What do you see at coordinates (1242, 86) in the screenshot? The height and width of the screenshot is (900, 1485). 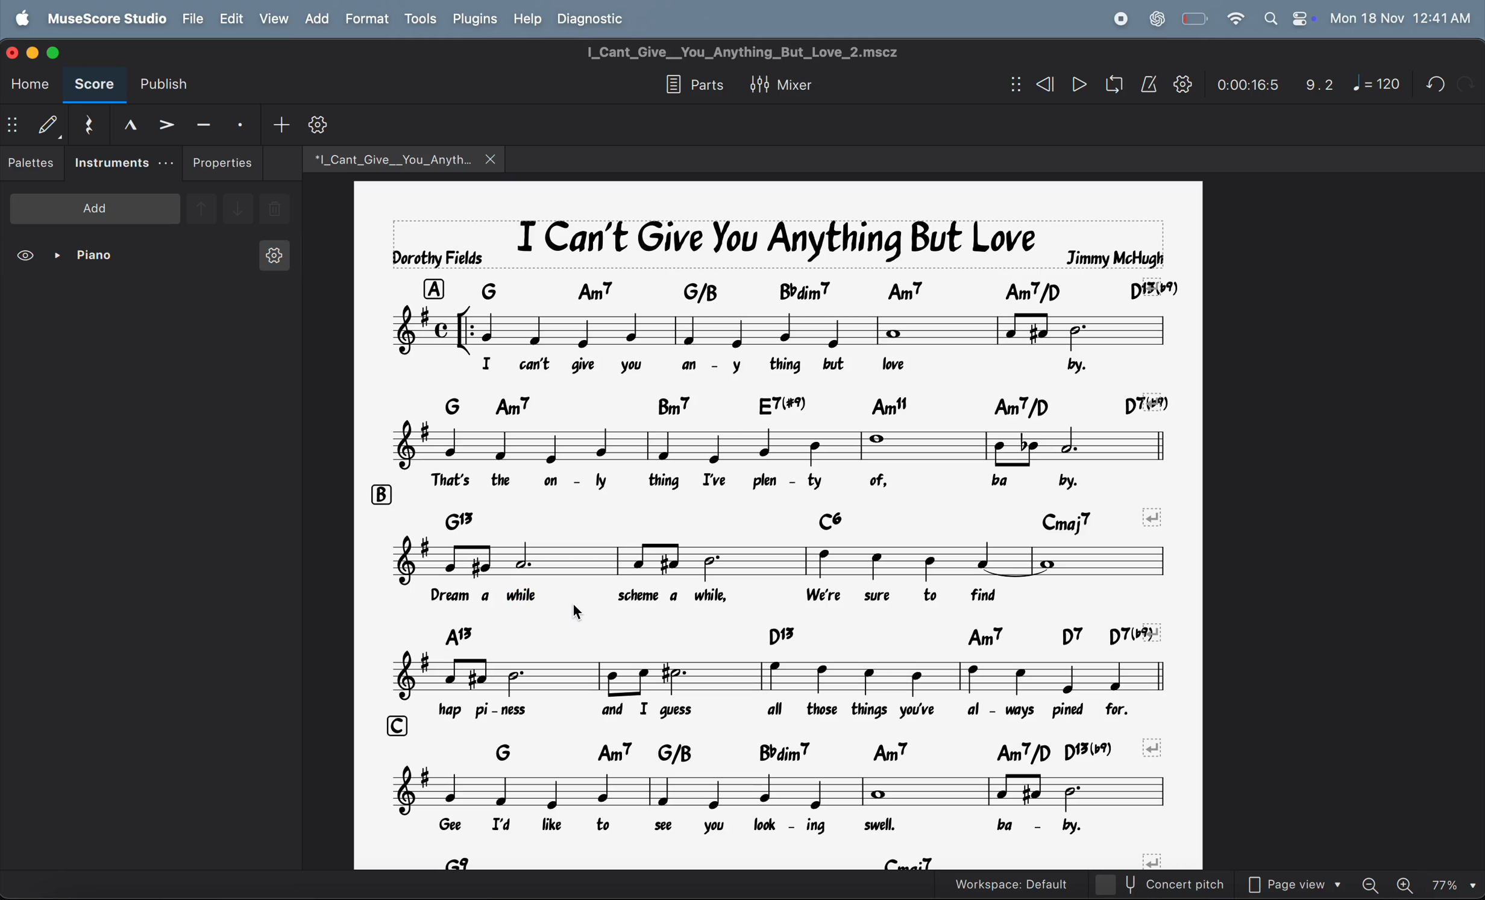 I see `time frame` at bounding box center [1242, 86].